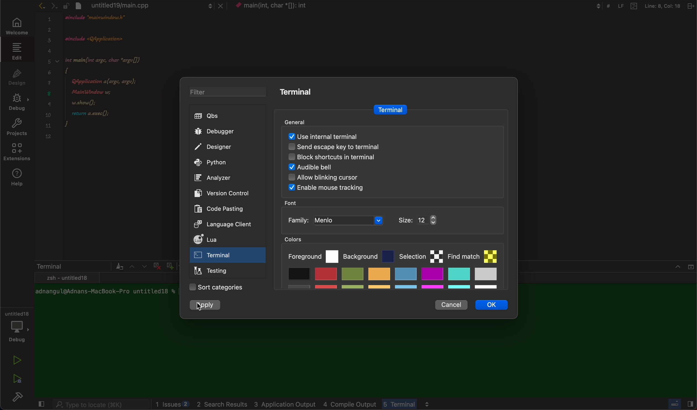  I want to click on selection, so click(421, 255).